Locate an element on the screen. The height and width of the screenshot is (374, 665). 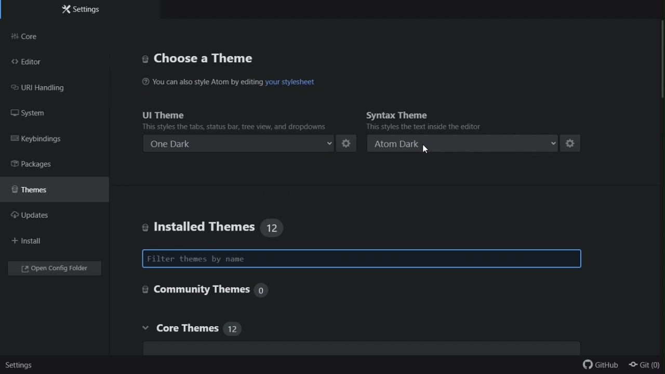
Themes is located at coordinates (43, 193).